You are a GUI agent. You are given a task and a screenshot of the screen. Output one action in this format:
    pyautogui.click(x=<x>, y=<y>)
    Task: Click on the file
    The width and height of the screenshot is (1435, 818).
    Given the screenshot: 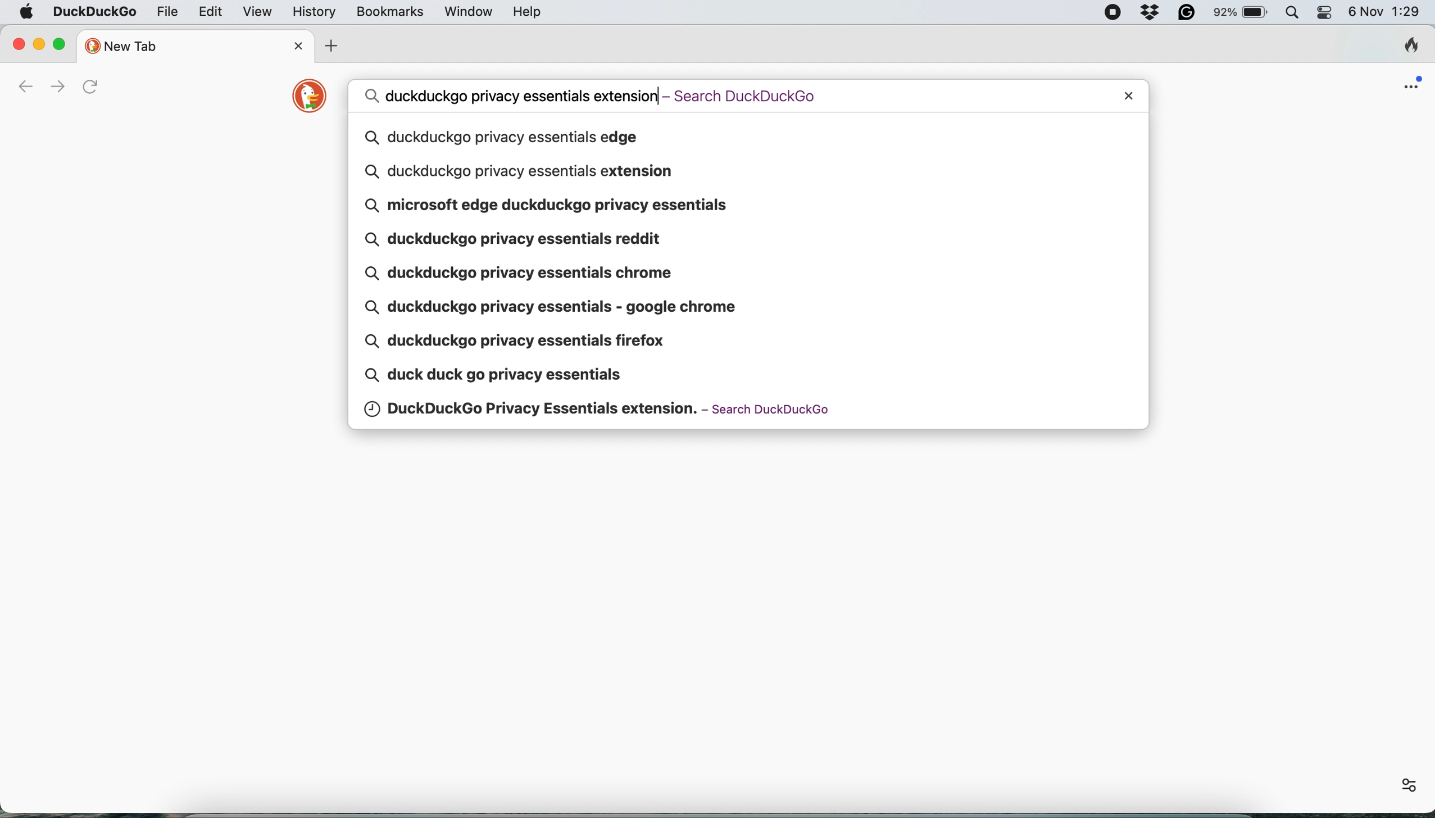 What is the action you would take?
    pyautogui.click(x=165, y=12)
    